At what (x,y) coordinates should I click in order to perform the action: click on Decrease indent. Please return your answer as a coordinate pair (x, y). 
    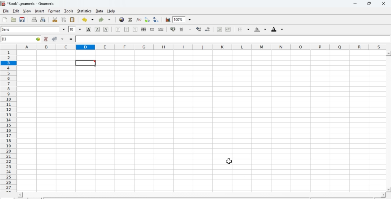
    Looking at the image, I should click on (219, 29).